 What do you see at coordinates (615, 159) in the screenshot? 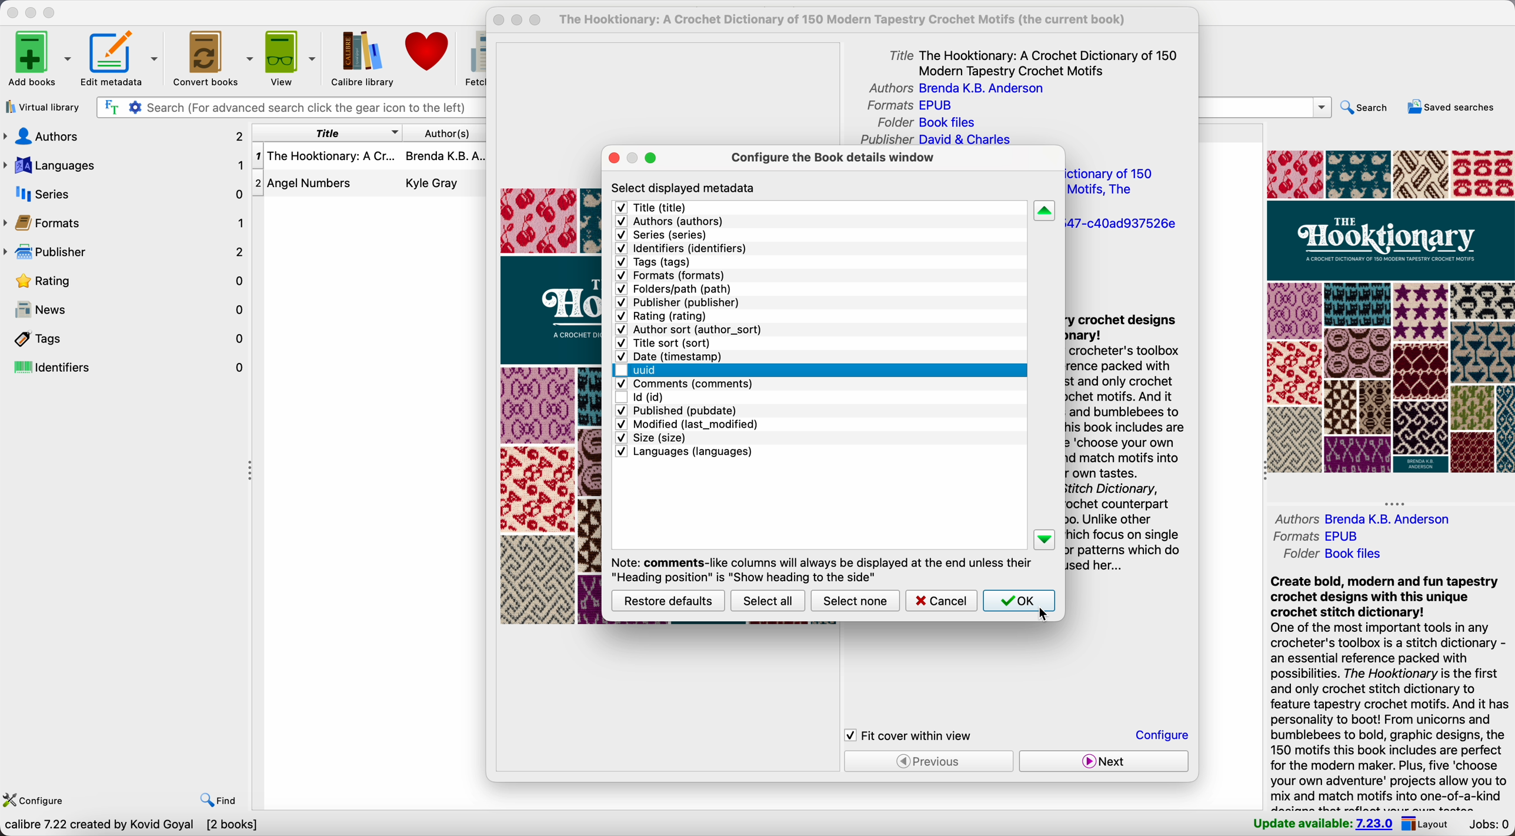
I see `close popup` at bounding box center [615, 159].